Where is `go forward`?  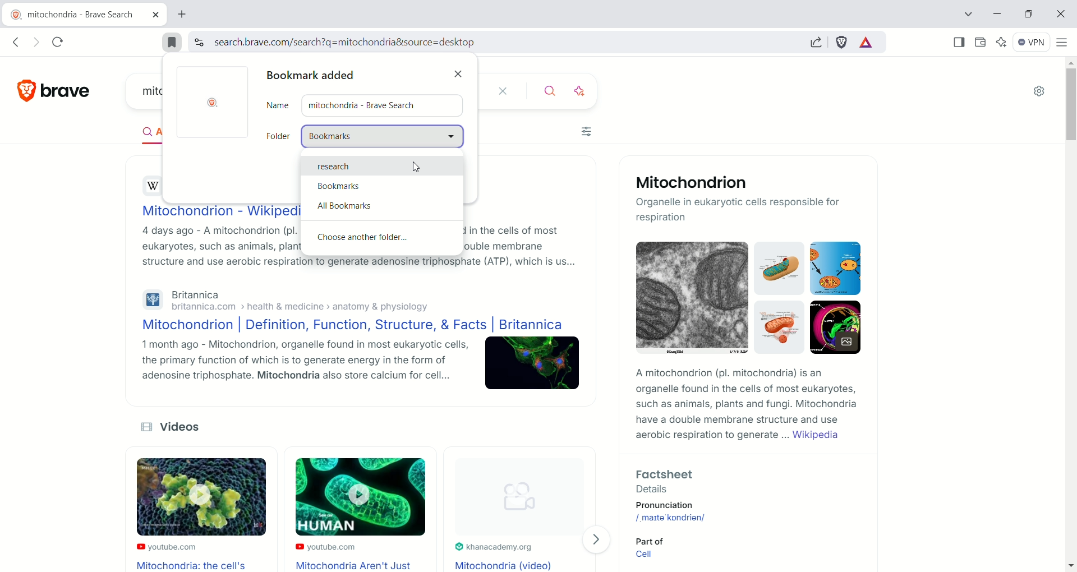
go forward is located at coordinates (36, 41).